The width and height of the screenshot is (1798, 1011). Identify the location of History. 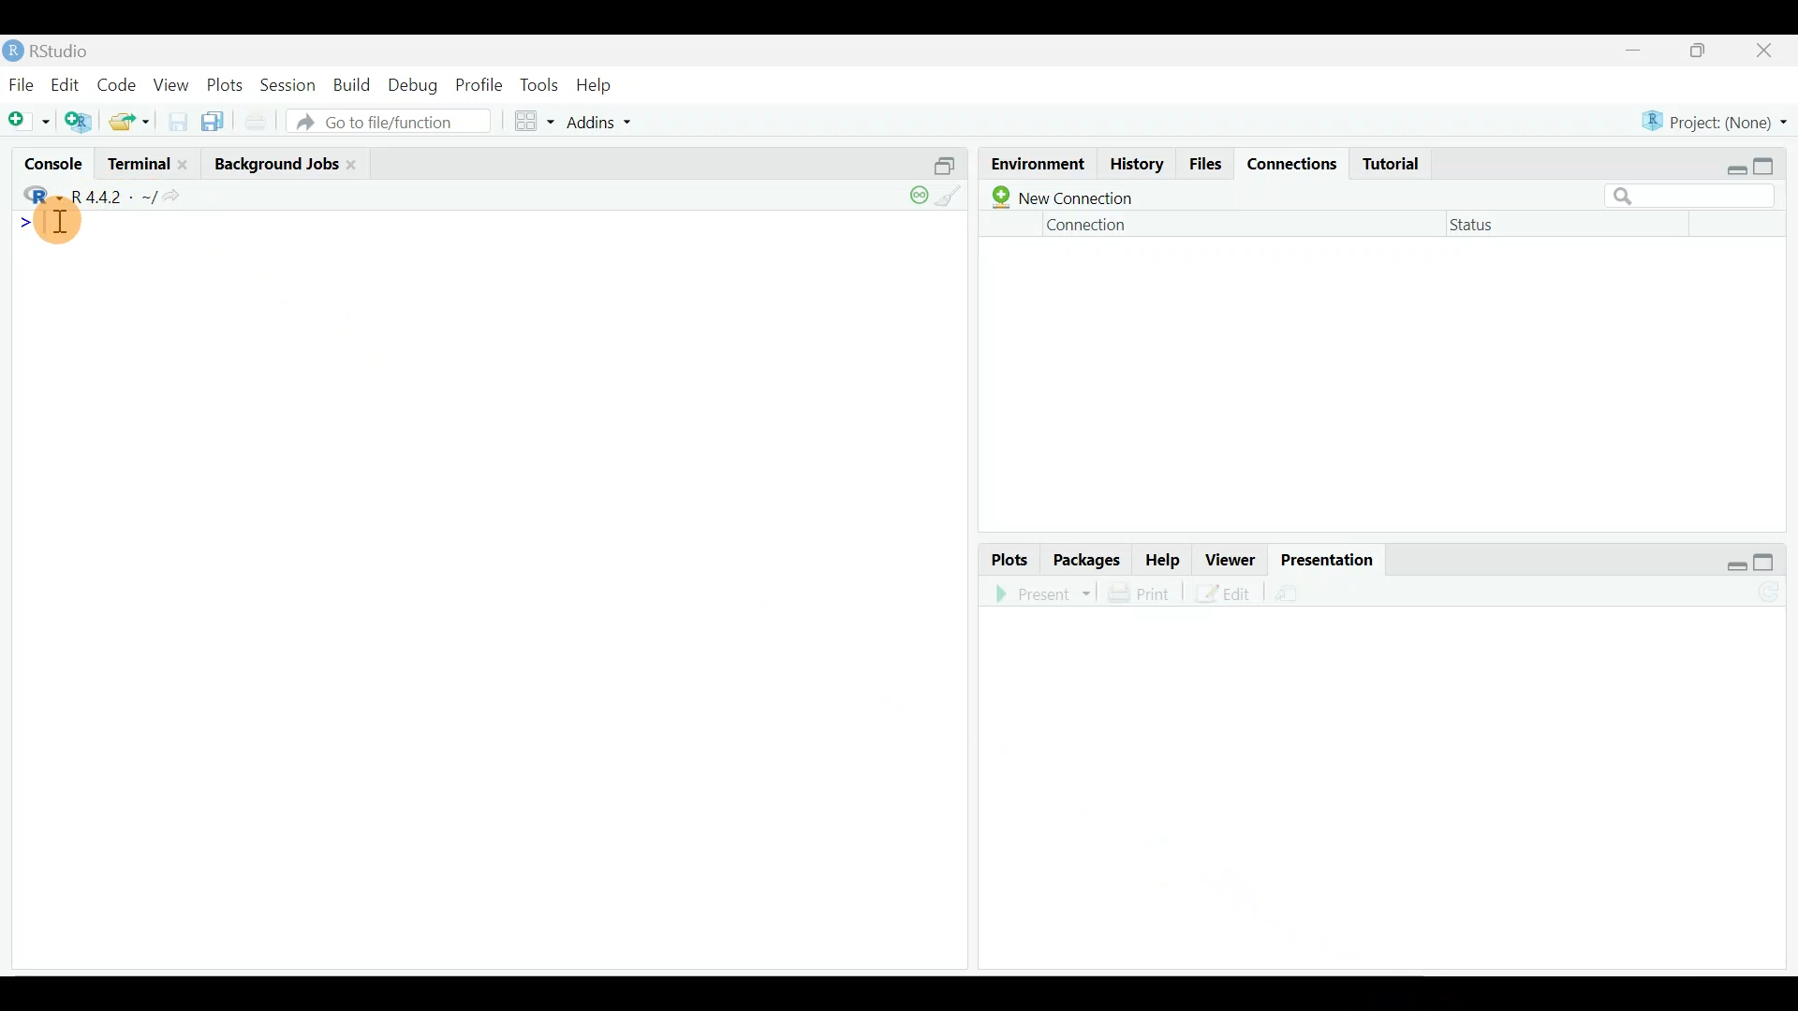
(1134, 164).